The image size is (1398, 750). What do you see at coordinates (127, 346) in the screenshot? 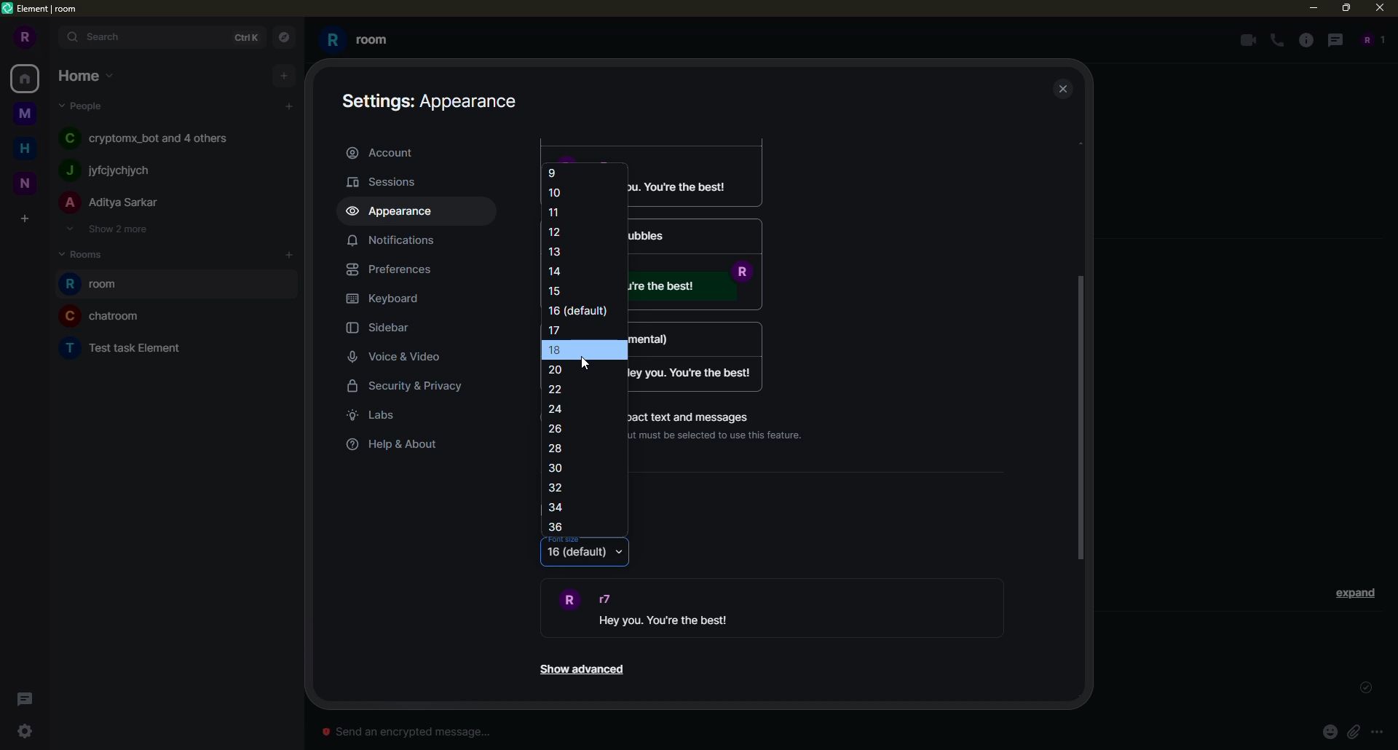
I see `room` at bounding box center [127, 346].